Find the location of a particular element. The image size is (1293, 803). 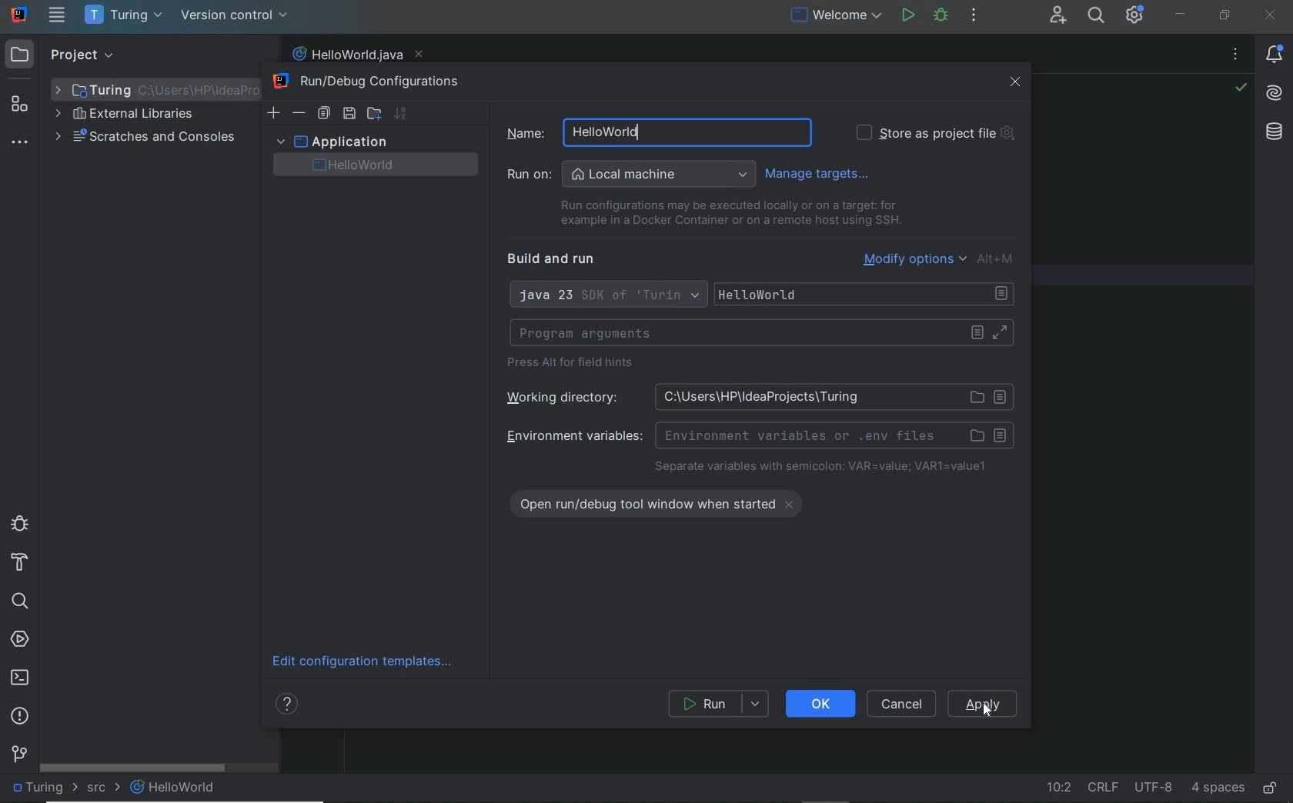

make file ready only is located at coordinates (1271, 789).